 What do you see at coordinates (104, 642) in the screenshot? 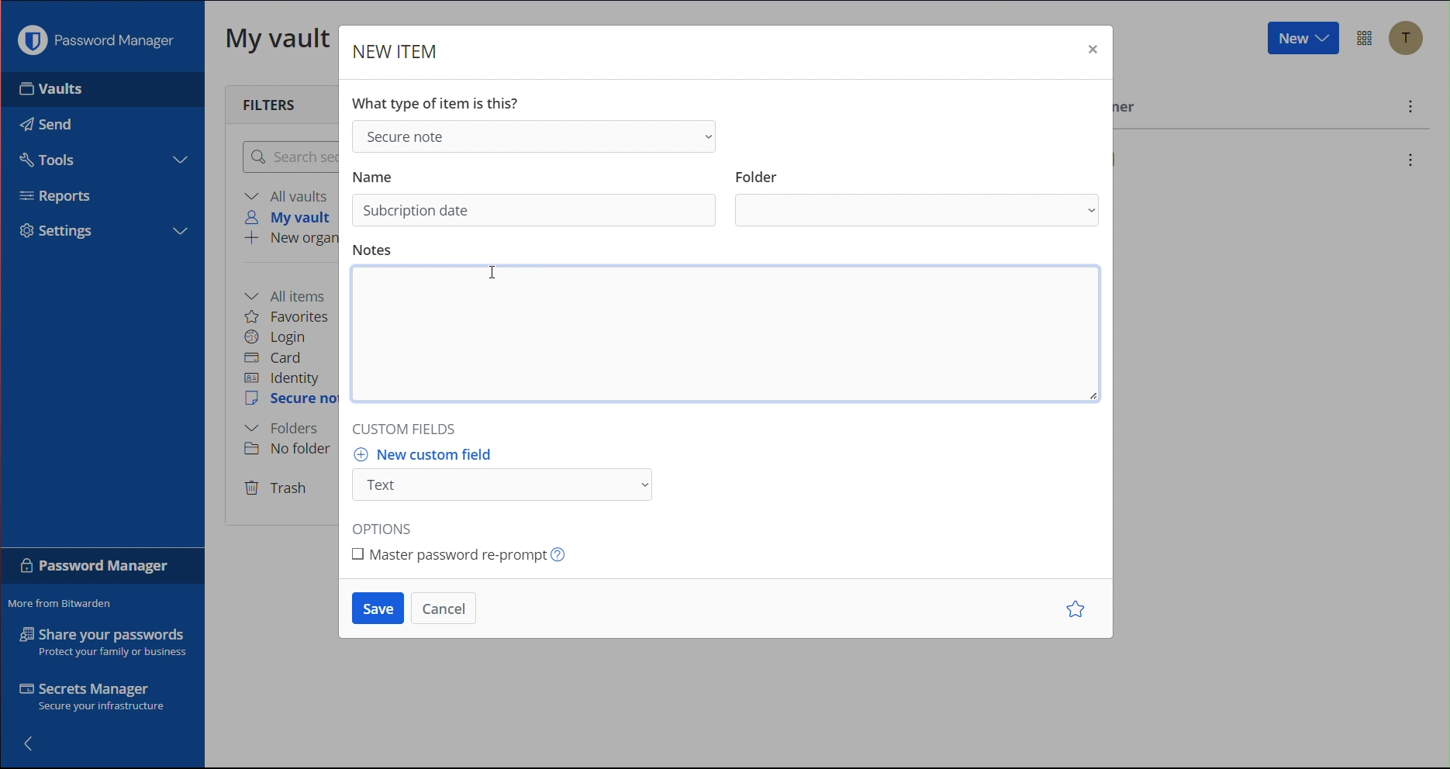
I see `Share your passwords` at bounding box center [104, 642].